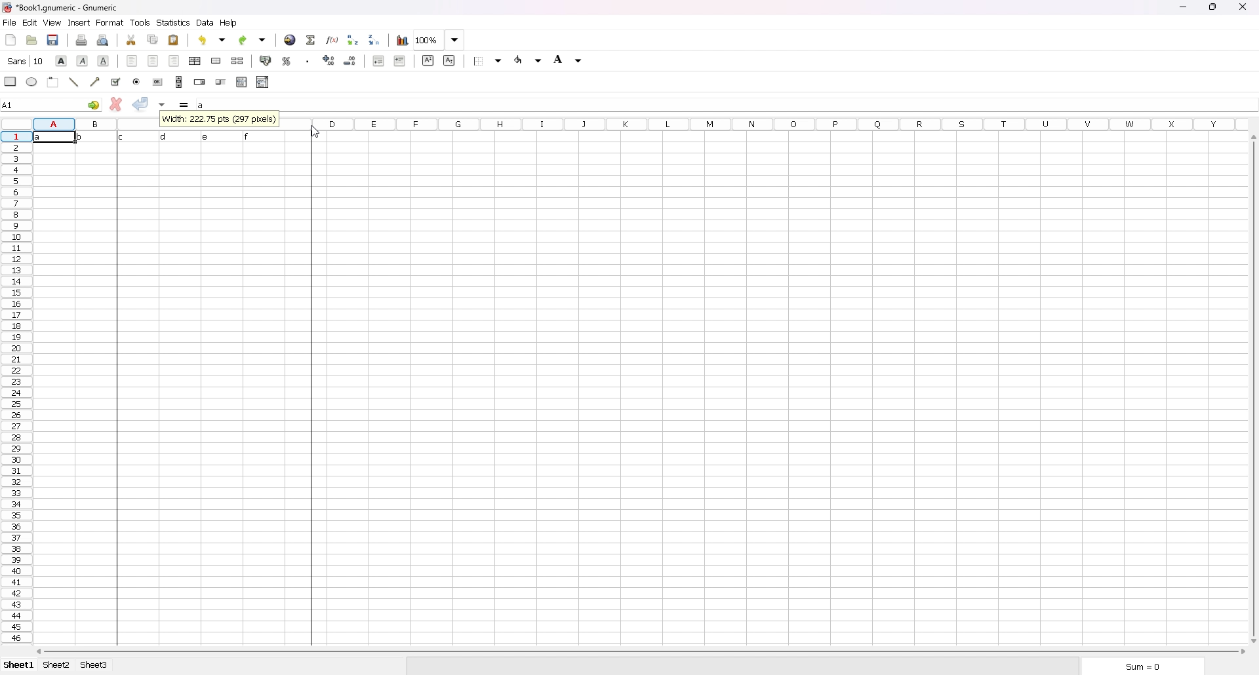  I want to click on resize, so click(1212, 7).